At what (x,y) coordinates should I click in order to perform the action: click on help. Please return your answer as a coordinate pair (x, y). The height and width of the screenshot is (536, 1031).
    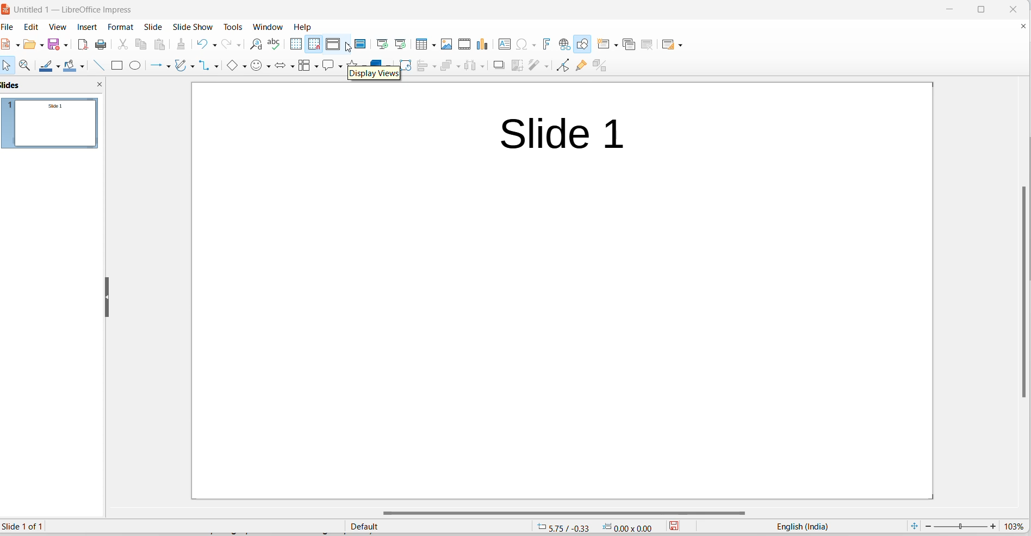
    Looking at the image, I should click on (303, 27).